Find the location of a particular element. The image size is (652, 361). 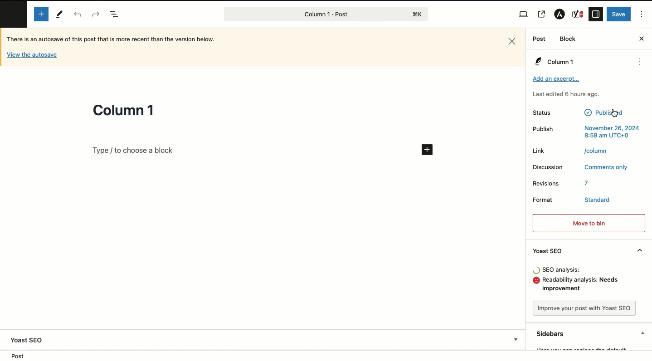

Discussion is located at coordinates (547, 167).